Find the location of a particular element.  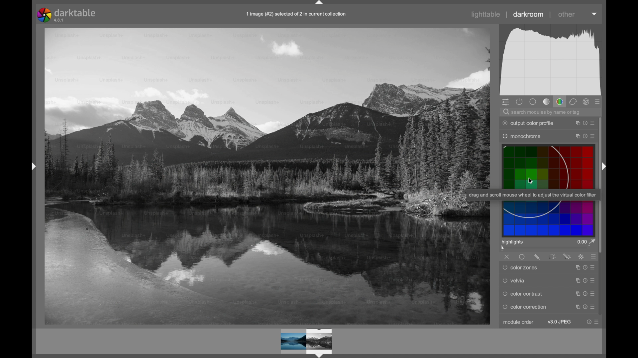

instance is located at coordinates (577, 136).